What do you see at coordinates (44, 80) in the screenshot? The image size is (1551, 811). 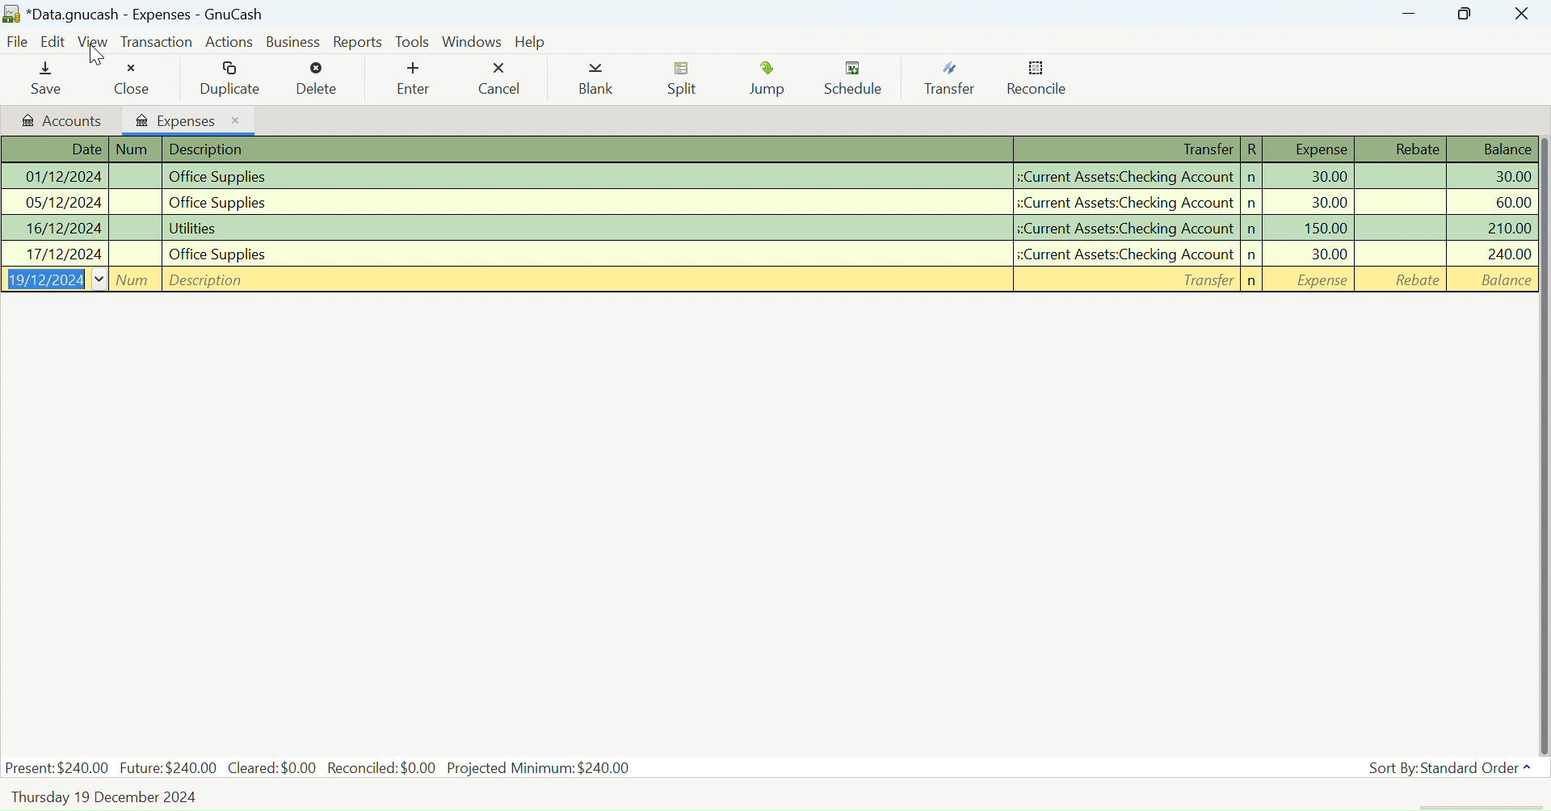 I see `Save` at bounding box center [44, 80].